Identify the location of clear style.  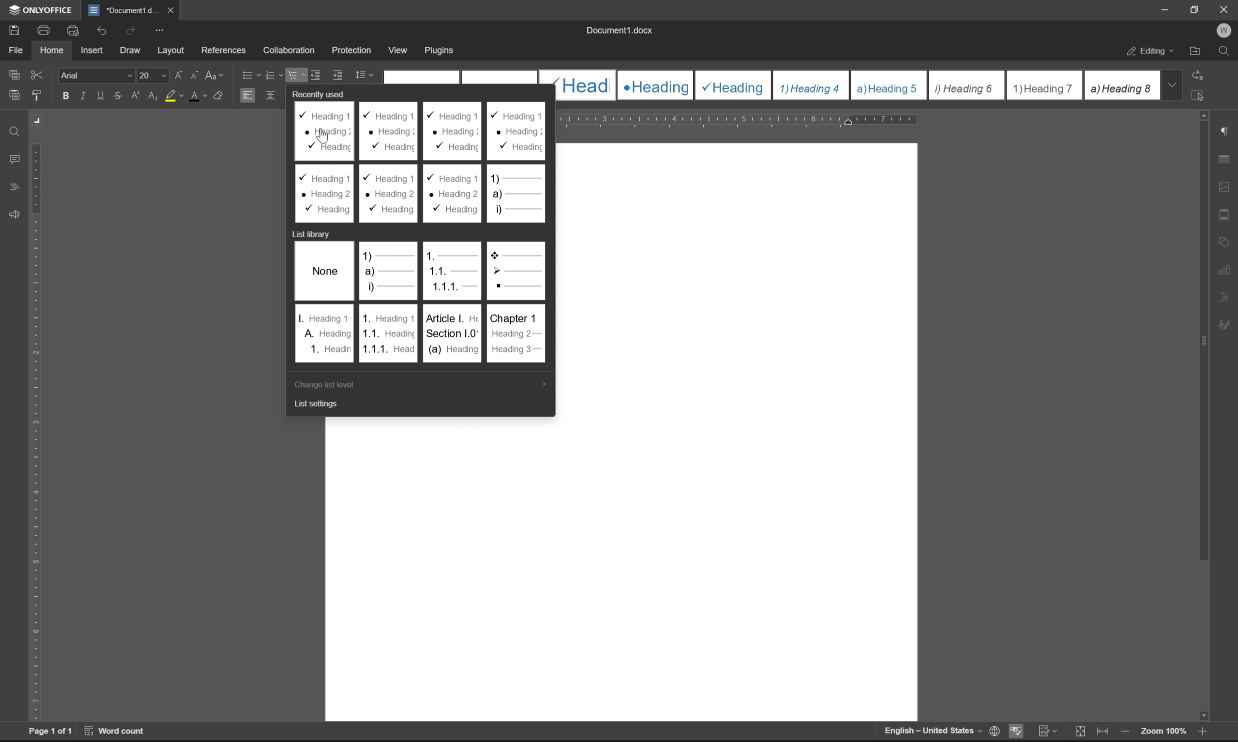
(219, 94).